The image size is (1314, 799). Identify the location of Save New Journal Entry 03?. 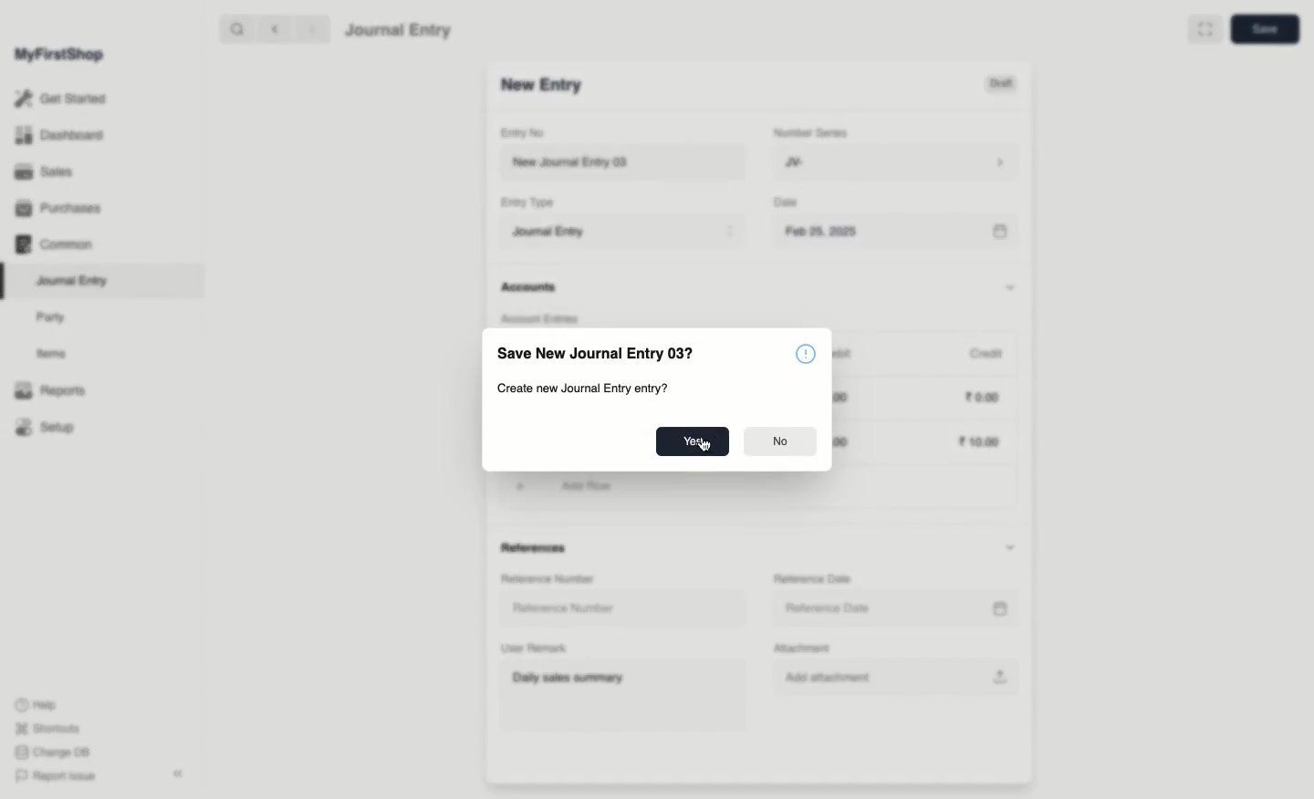
(595, 354).